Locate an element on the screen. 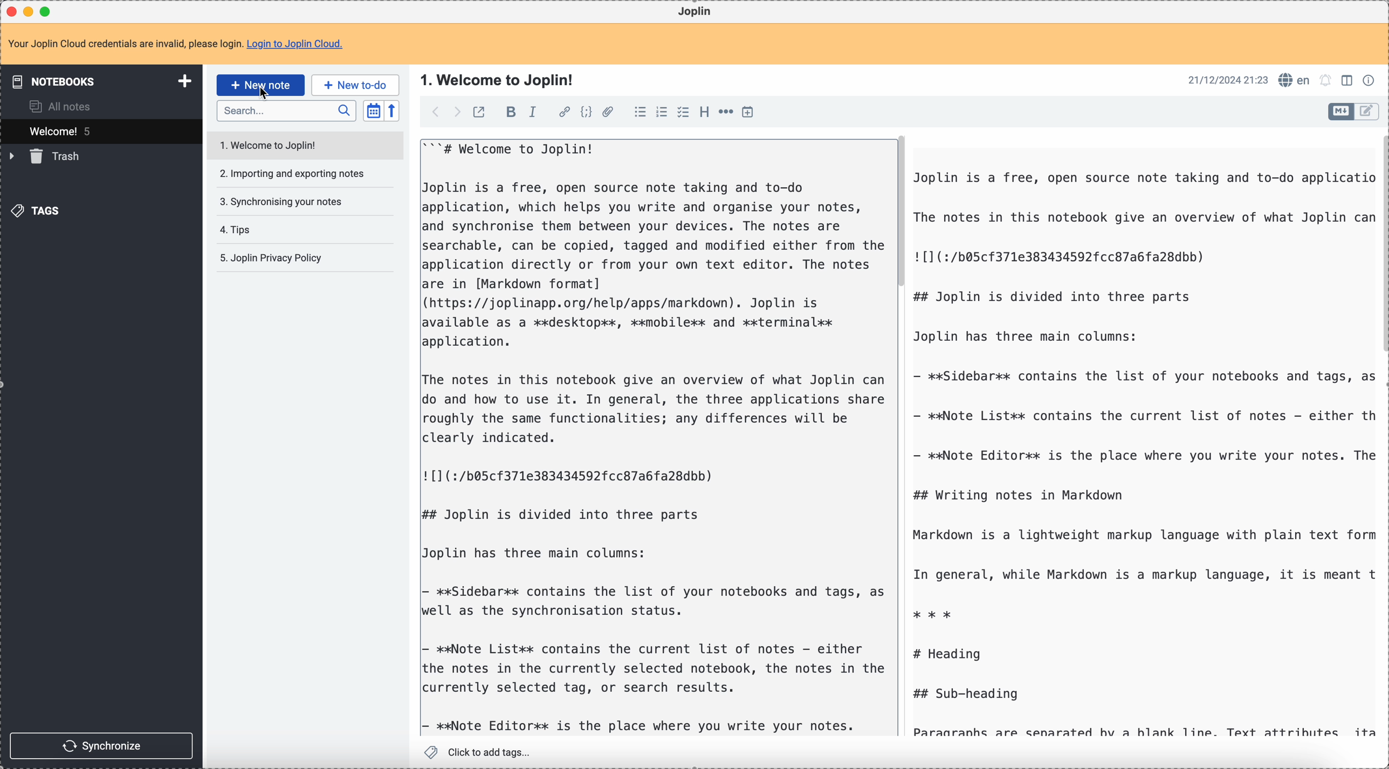 The width and height of the screenshot is (1389, 769). body text is located at coordinates (654, 438).